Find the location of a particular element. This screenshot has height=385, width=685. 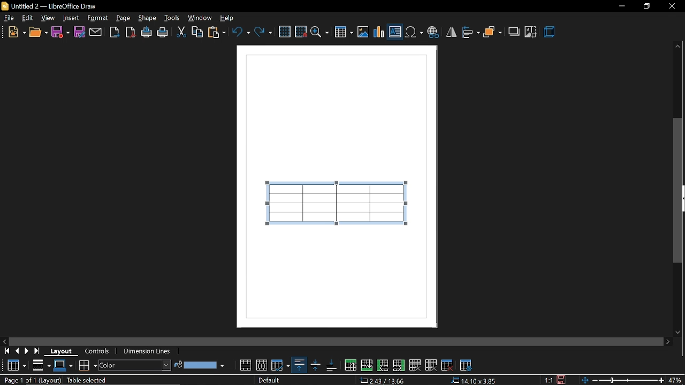

Minimize is located at coordinates (619, 6).